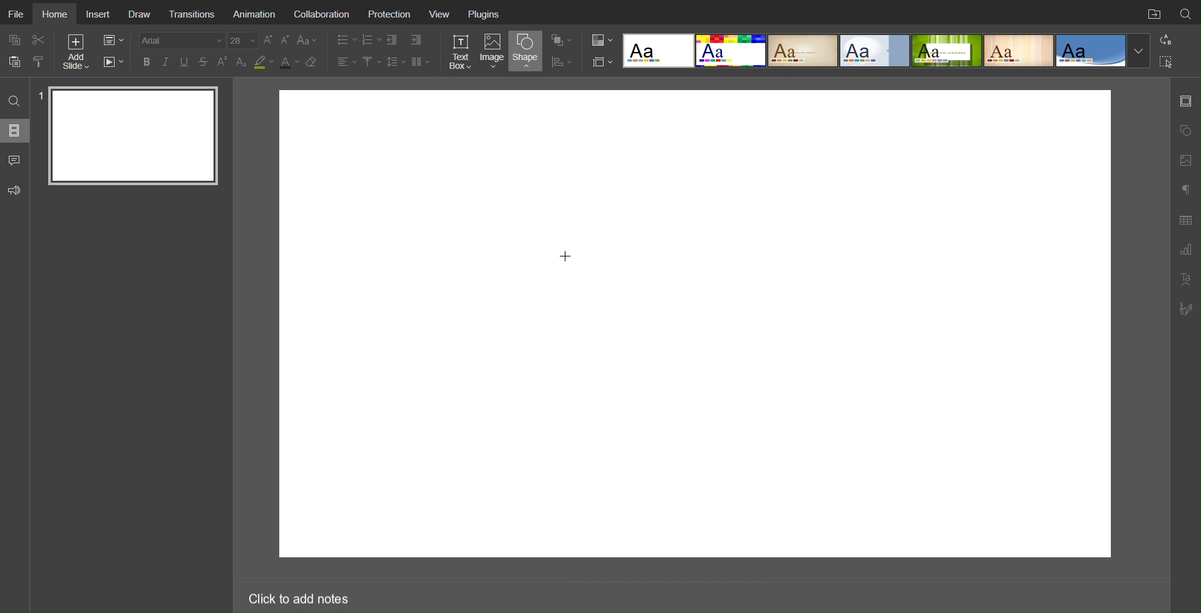 This screenshot has width=1201, height=613. Describe the element at coordinates (96, 13) in the screenshot. I see `Insert` at that location.